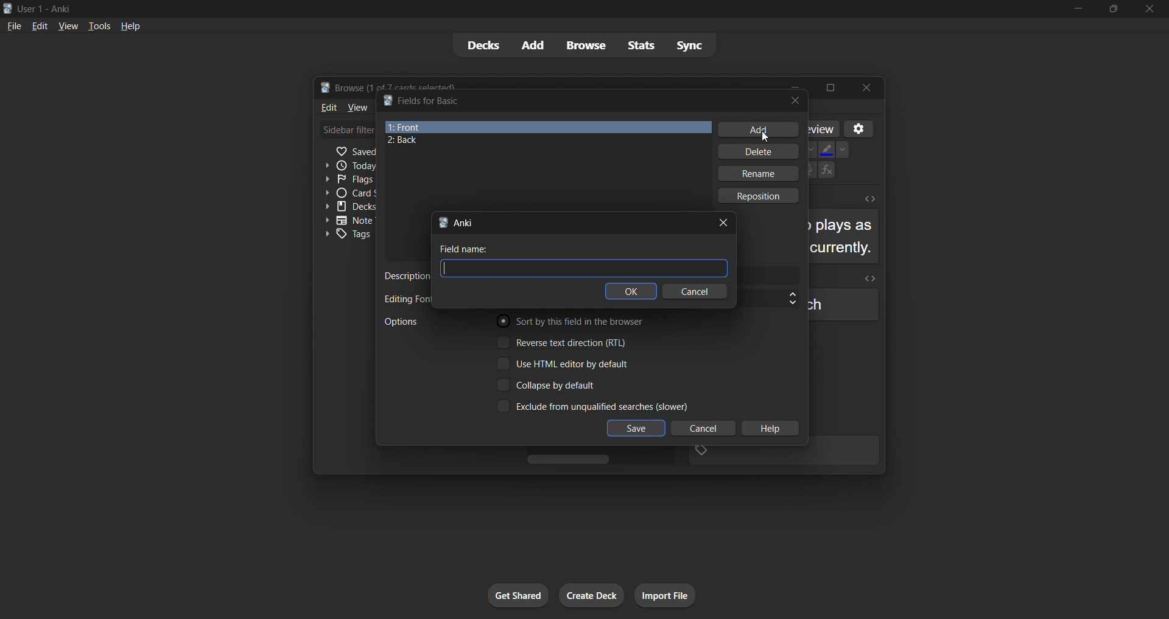  What do you see at coordinates (669, 595) in the screenshot?
I see `import file` at bounding box center [669, 595].